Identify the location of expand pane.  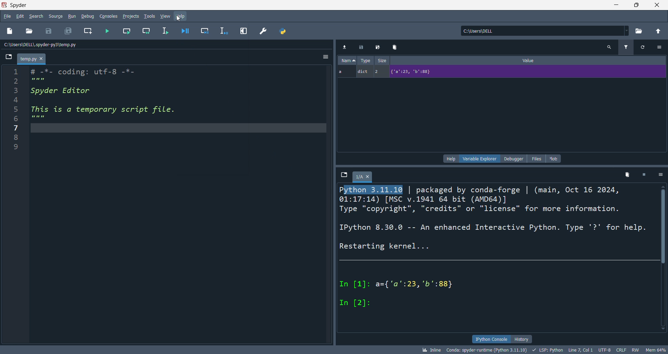
(244, 31).